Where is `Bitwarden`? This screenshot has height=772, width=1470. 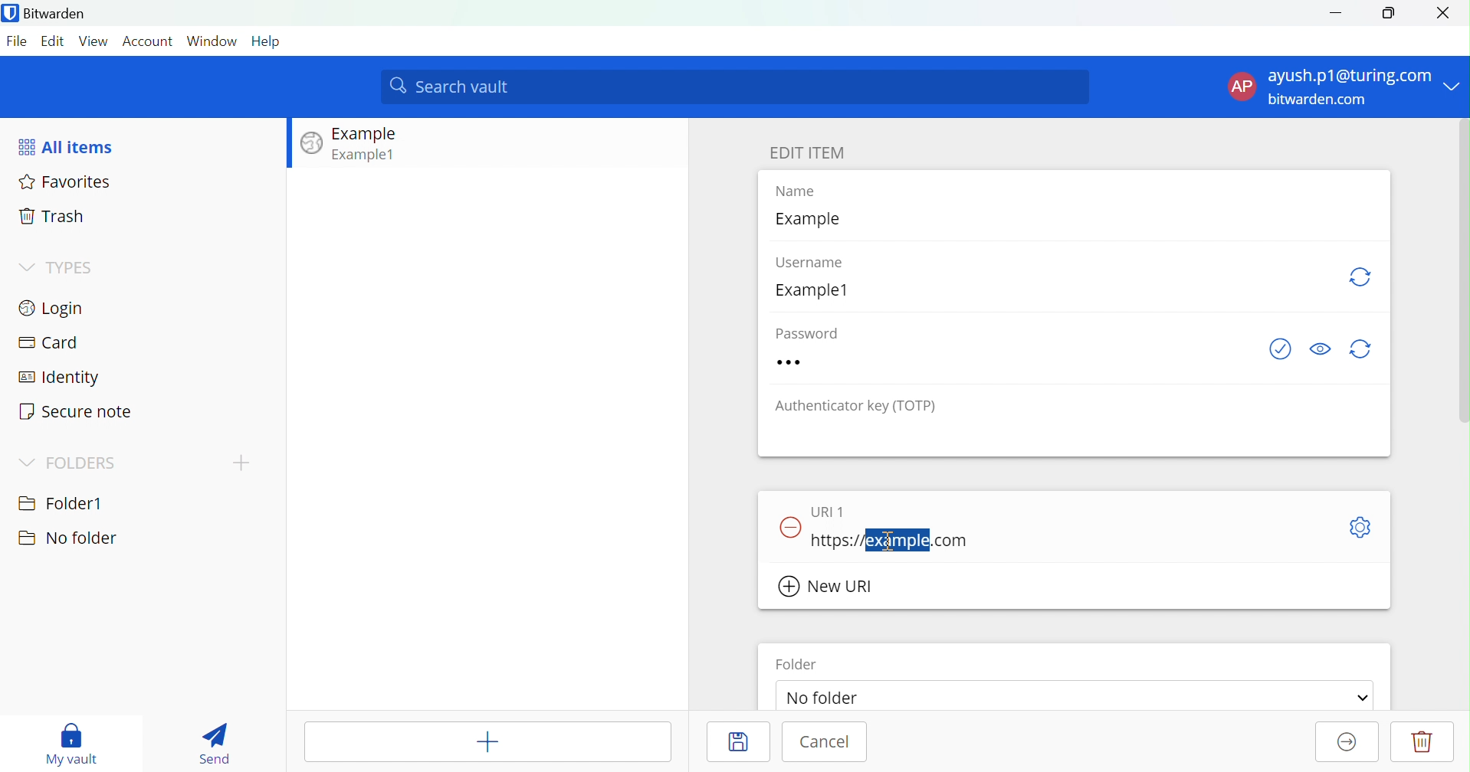
Bitwarden is located at coordinates (48, 15).